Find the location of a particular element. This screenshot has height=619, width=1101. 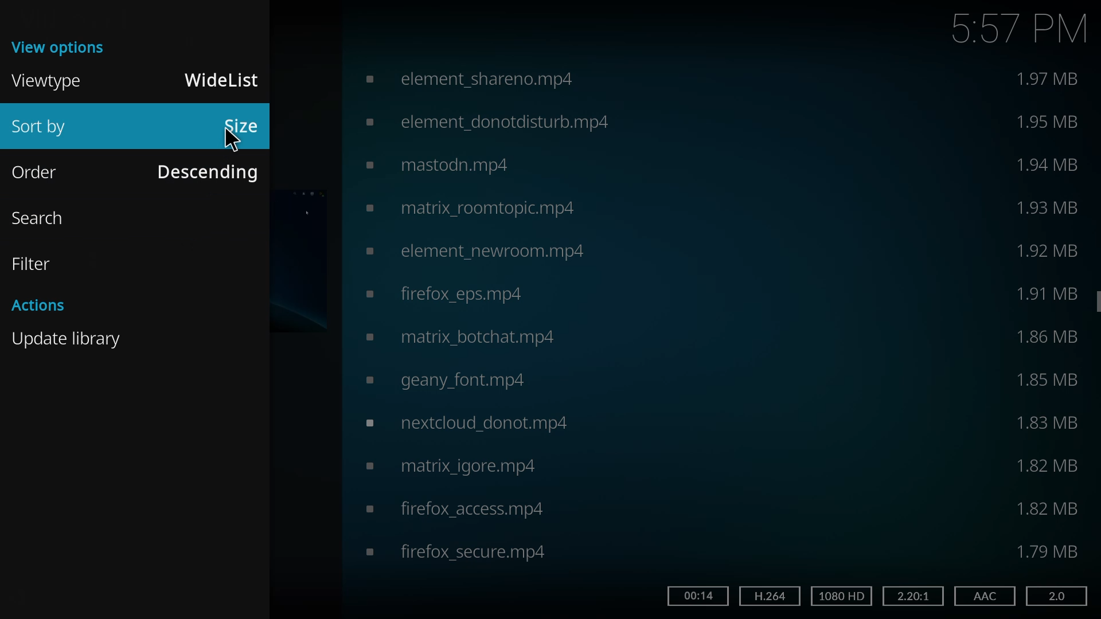

size is located at coordinates (1048, 337).